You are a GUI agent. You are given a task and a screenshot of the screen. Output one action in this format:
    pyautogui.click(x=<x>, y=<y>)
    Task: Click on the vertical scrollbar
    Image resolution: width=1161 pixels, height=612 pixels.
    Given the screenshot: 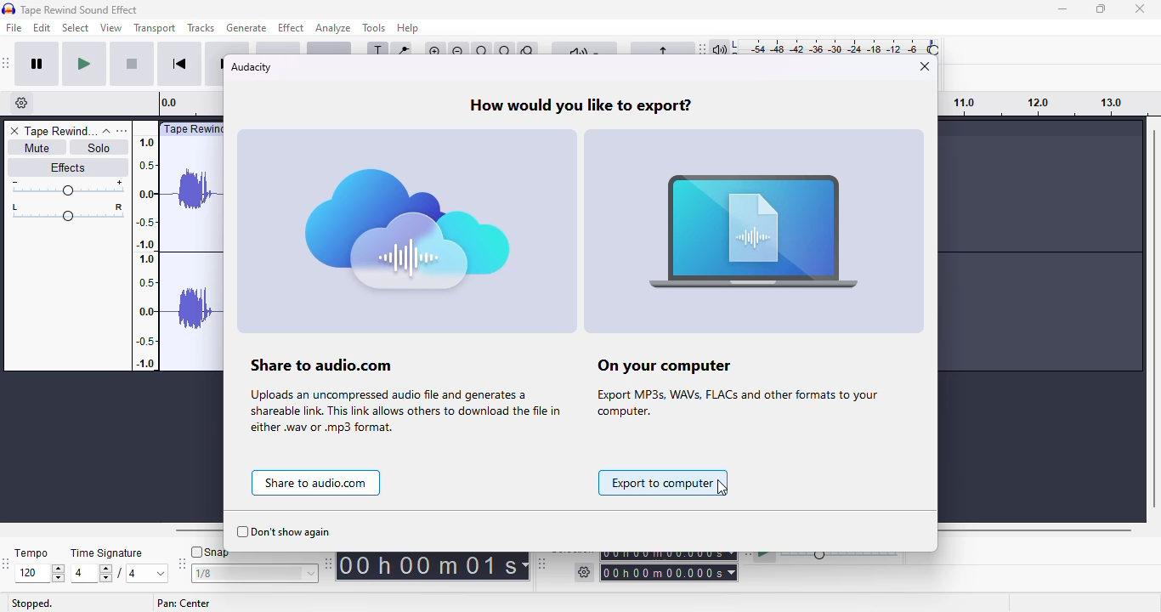 What is the action you would take?
    pyautogui.click(x=1153, y=318)
    